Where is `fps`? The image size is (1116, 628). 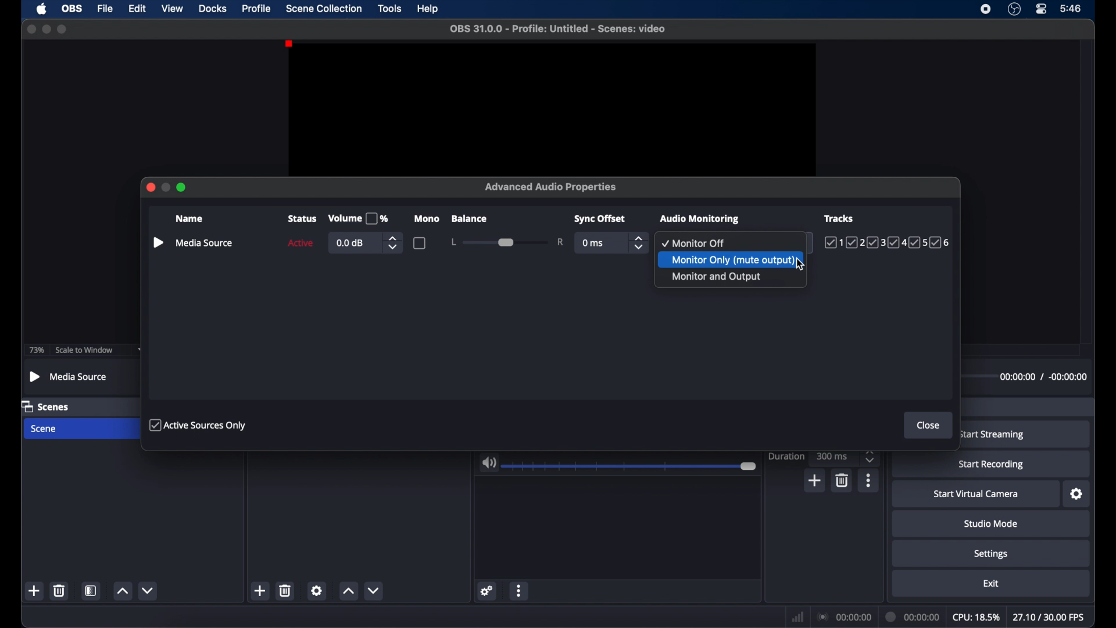
fps is located at coordinates (1050, 618).